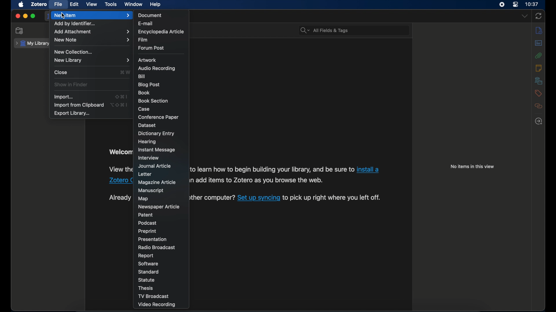 The width and height of the screenshot is (556, 312). What do you see at coordinates (92, 40) in the screenshot?
I see `new note` at bounding box center [92, 40].